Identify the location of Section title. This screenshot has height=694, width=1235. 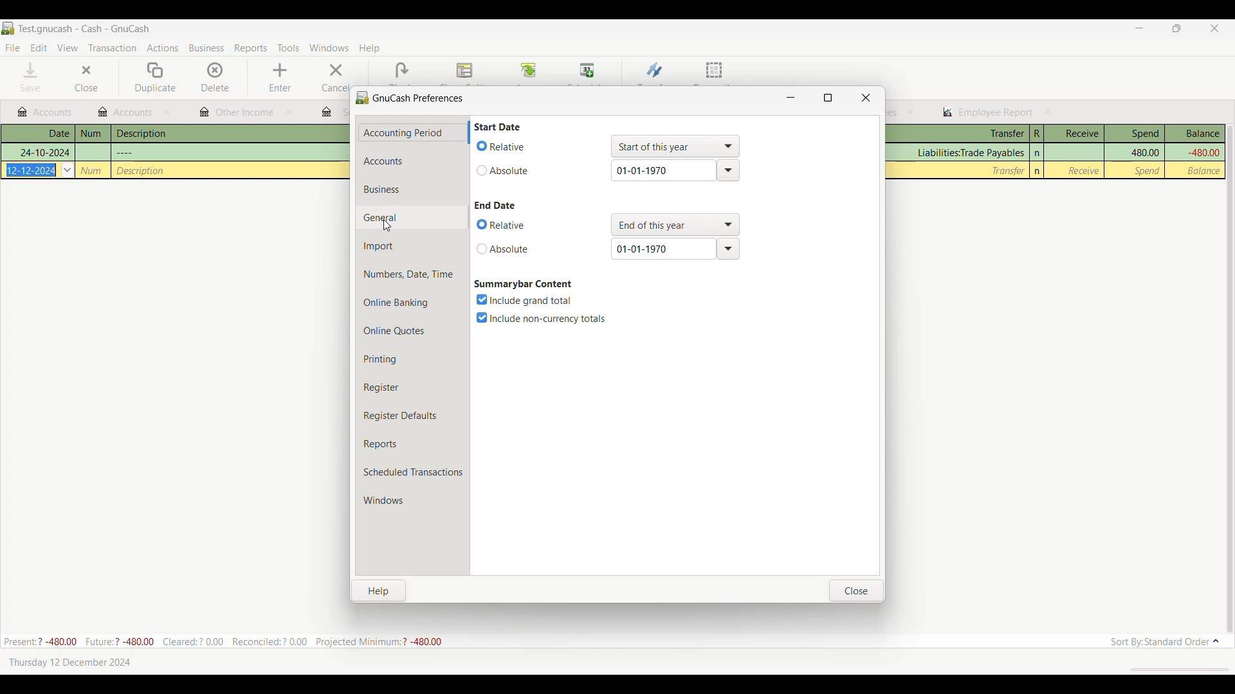
(524, 284).